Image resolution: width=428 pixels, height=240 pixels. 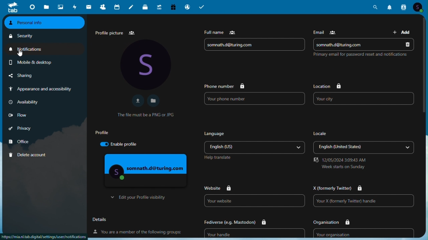 What do you see at coordinates (255, 32) in the screenshot?
I see `Full name` at bounding box center [255, 32].